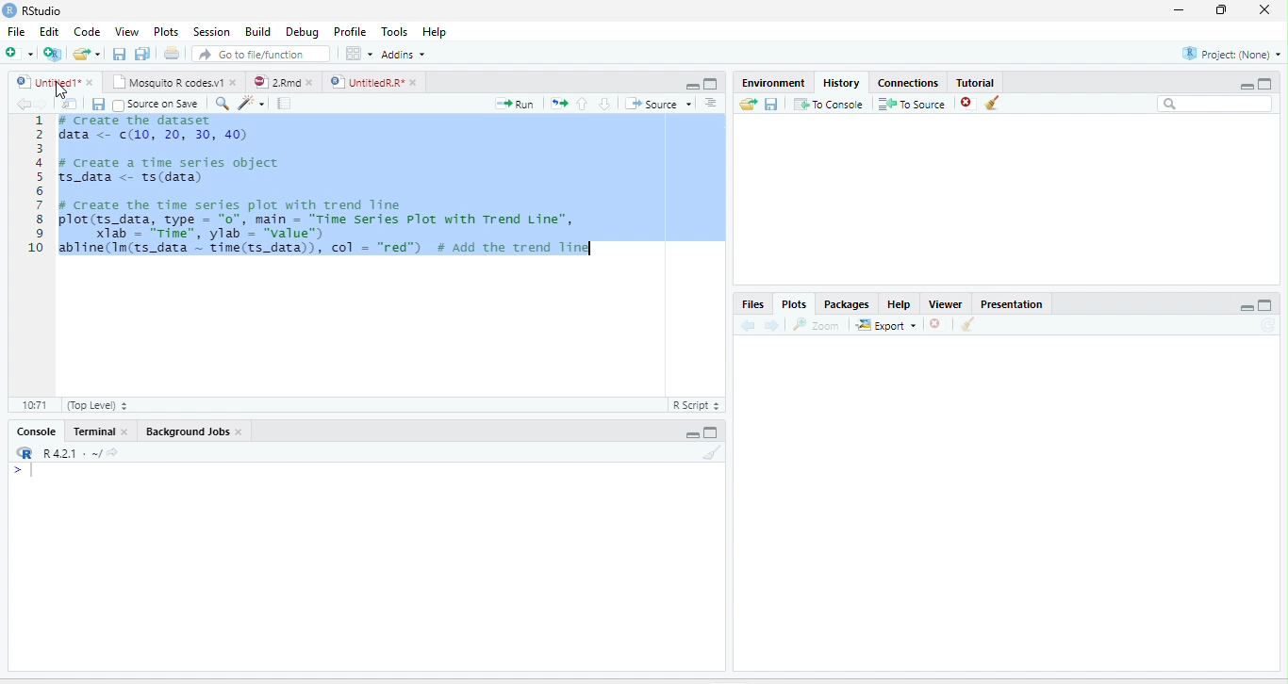  What do you see at coordinates (909, 81) in the screenshot?
I see `Connections` at bounding box center [909, 81].